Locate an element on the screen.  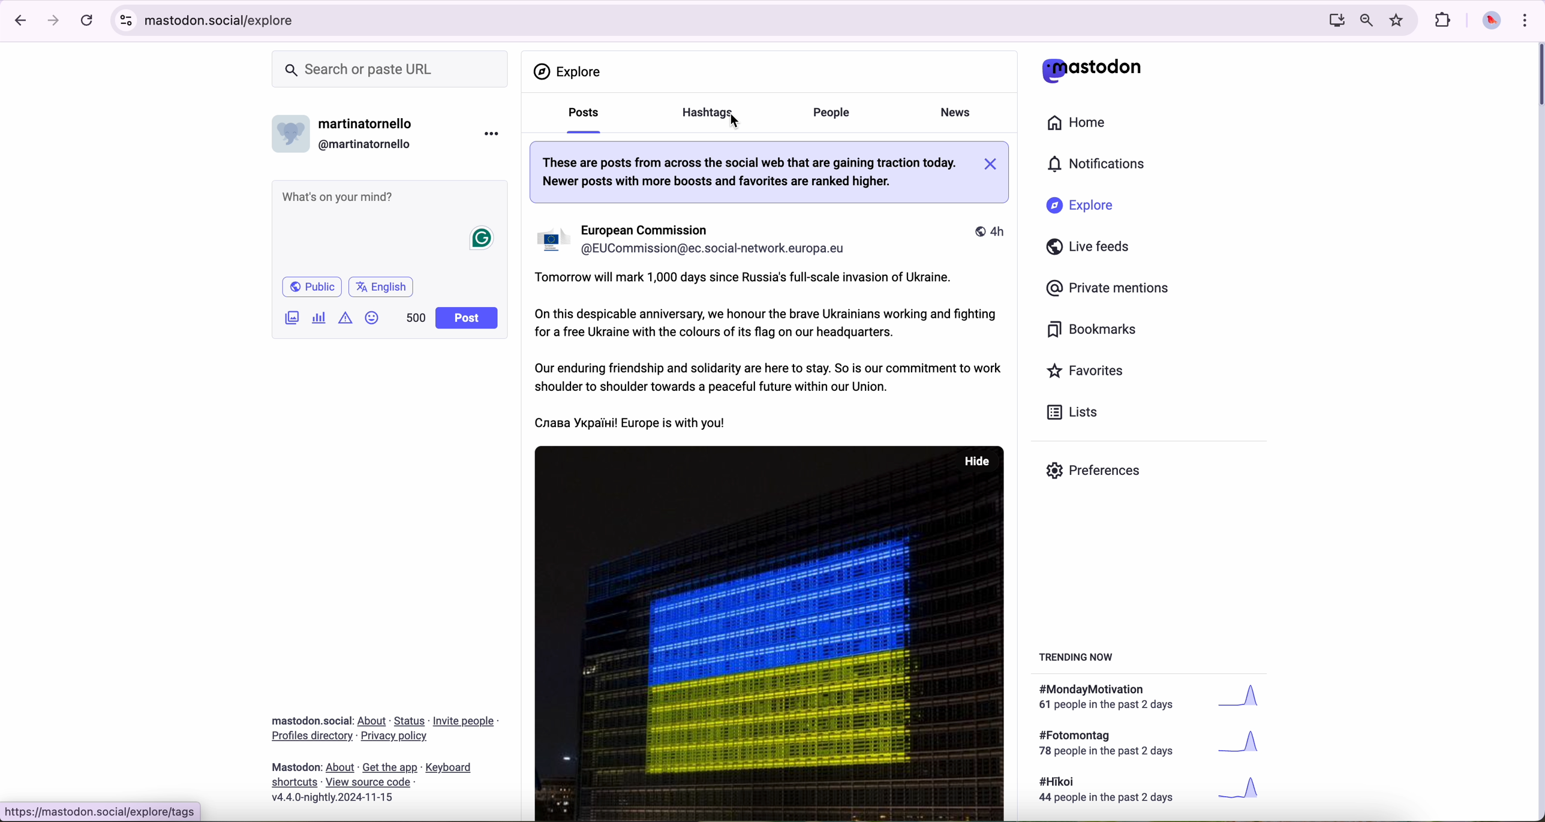
note is located at coordinates (749, 173).